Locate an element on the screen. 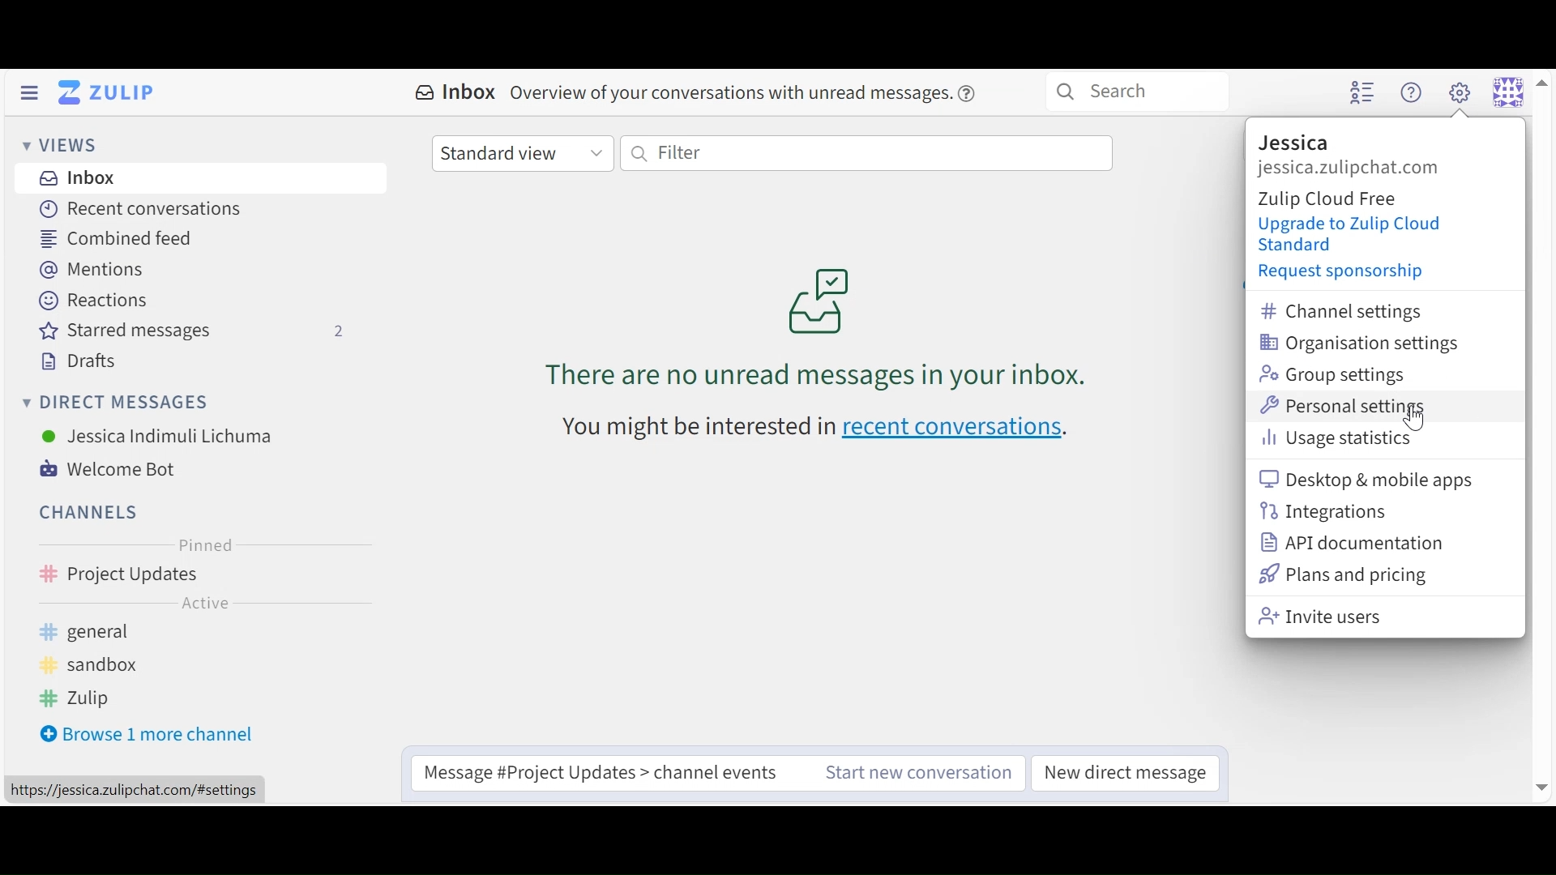 This screenshot has width=1556, height=875. Usage Statistics is located at coordinates (1341, 442).